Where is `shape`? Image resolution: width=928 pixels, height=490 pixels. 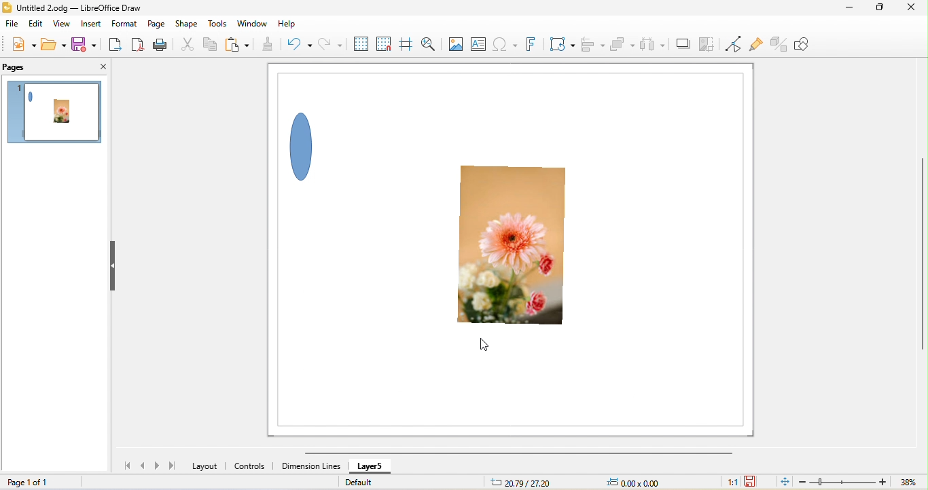 shape is located at coordinates (306, 144).